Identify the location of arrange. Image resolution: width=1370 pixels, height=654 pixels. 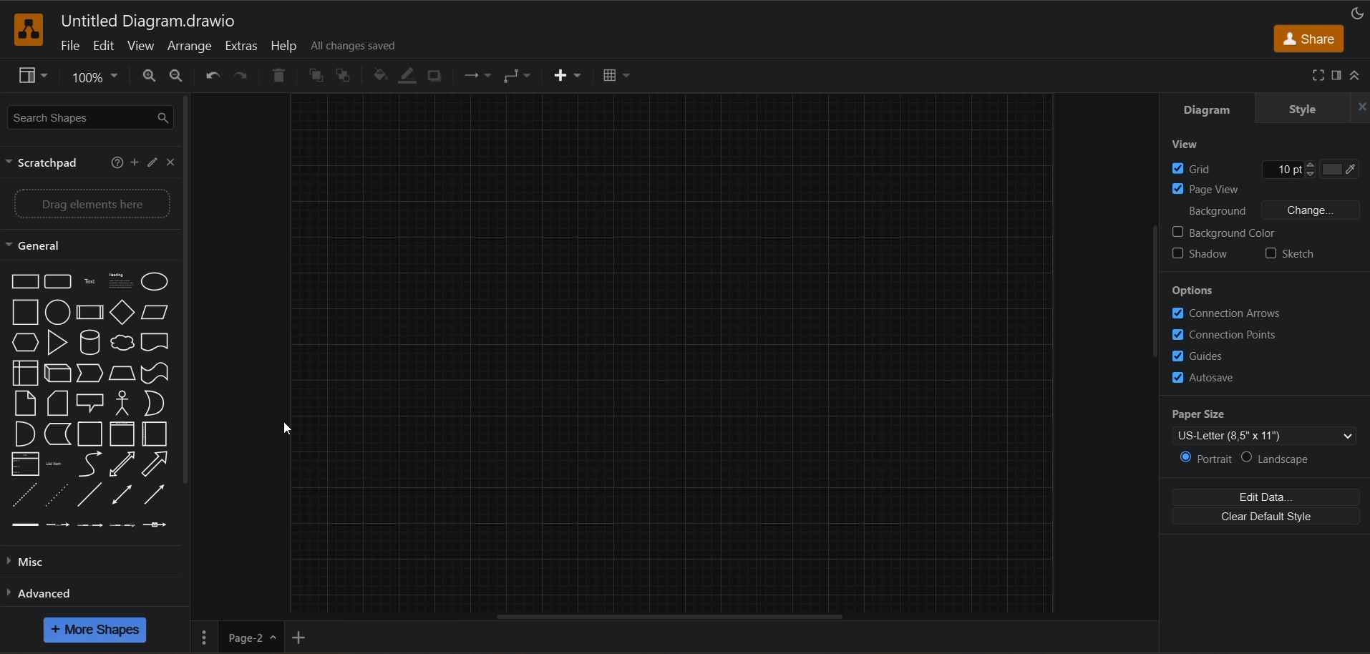
(190, 47).